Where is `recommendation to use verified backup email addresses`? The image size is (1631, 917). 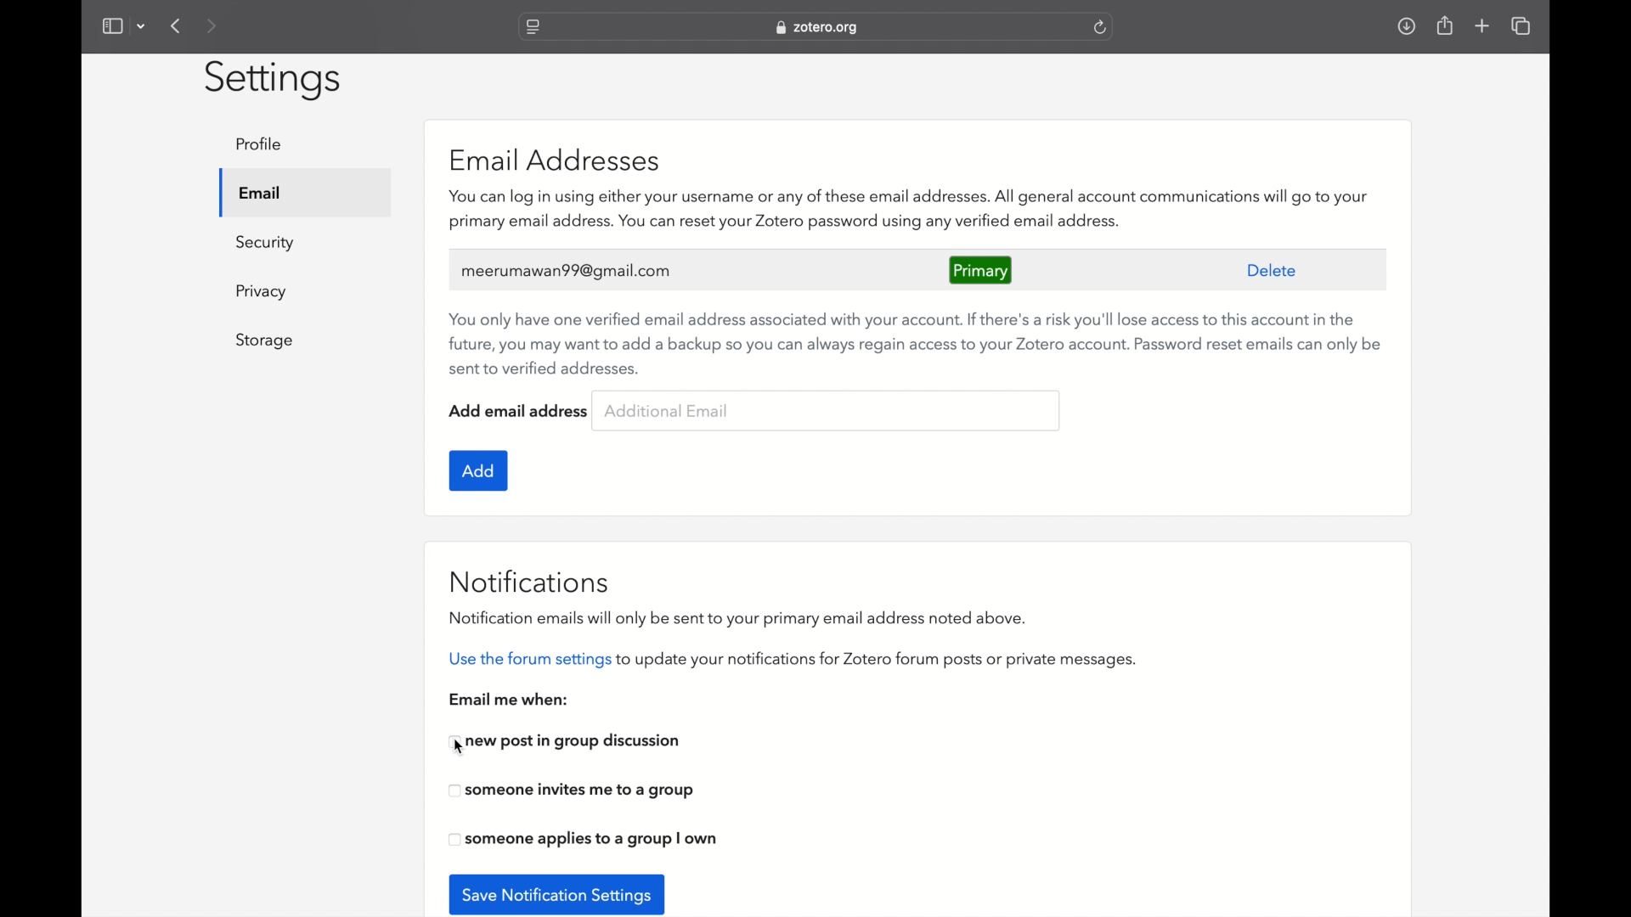
recommendation to use verified backup email addresses is located at coordinates (916, 346).